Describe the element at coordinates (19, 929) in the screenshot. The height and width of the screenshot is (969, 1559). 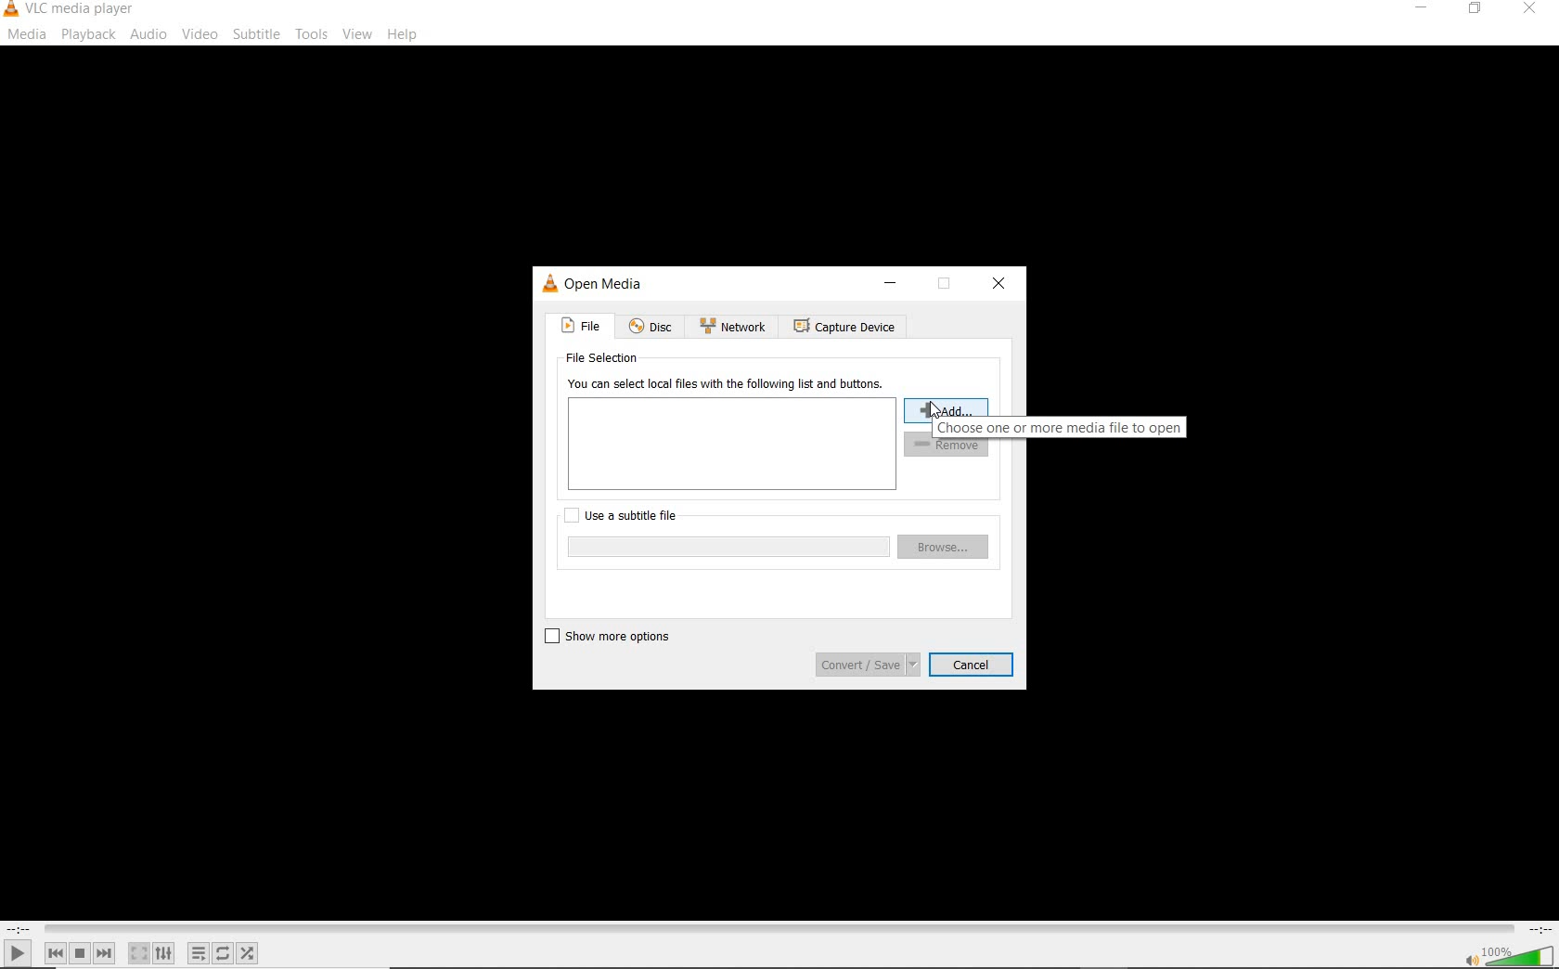
I see `elapsed time` at that location.